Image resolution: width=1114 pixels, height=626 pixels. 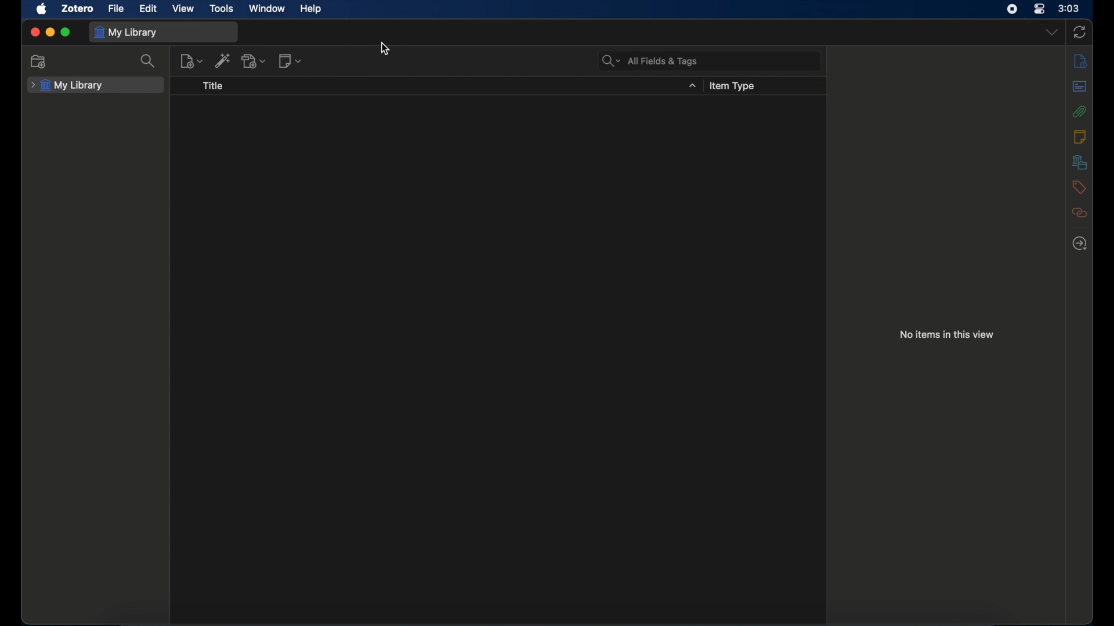 I want to click on search, so click(x=147, y=60).